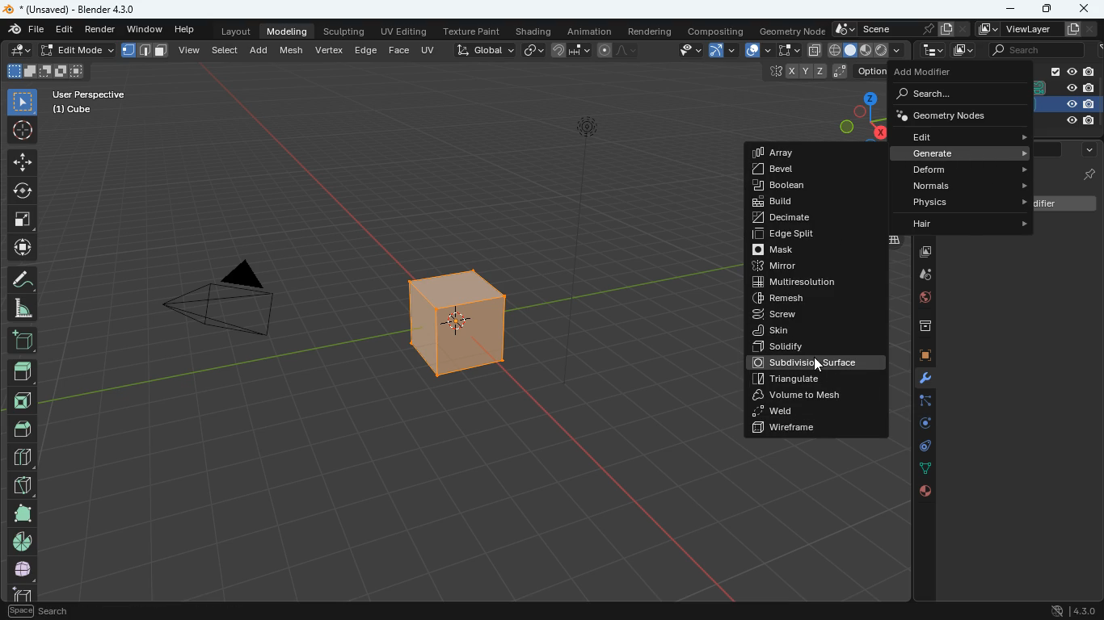  Describe the element at coordinates (1008, 8) in the screenshot. I see `minimize` at that location.